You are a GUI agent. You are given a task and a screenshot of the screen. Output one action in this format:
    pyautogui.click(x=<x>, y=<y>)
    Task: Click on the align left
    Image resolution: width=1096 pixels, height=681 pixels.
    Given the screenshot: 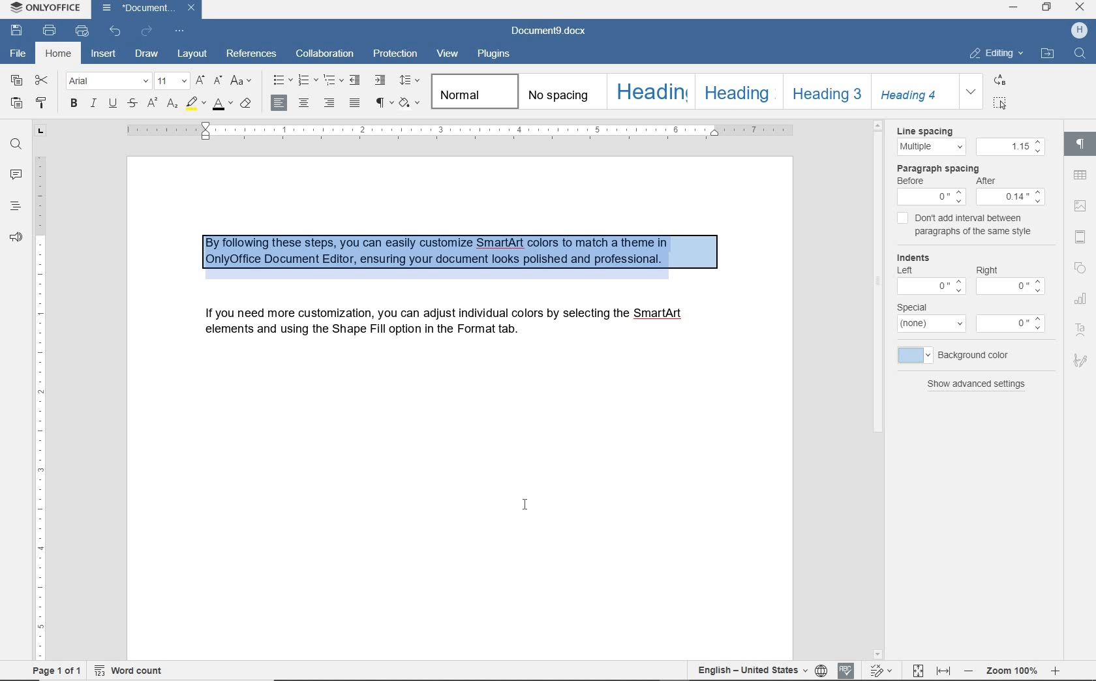 What is the action you would take?
    pyautogui.click(x=280, y=102)
    